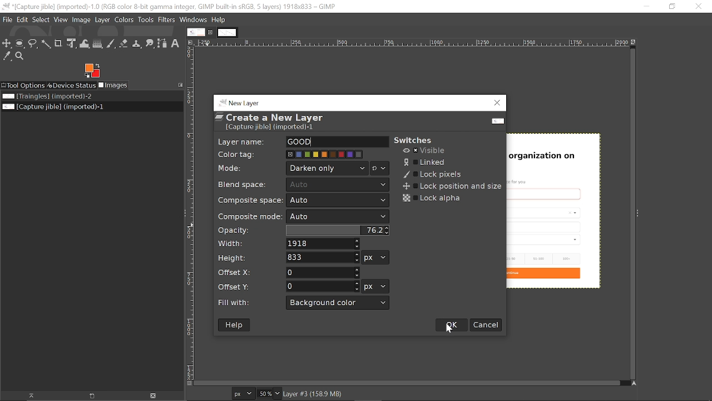 The width and height of the screenshot is (712, 401). What do you see at coordinates (671, 7) in the screenshot?
I see `Restore down` at bounding box center [671, 7].